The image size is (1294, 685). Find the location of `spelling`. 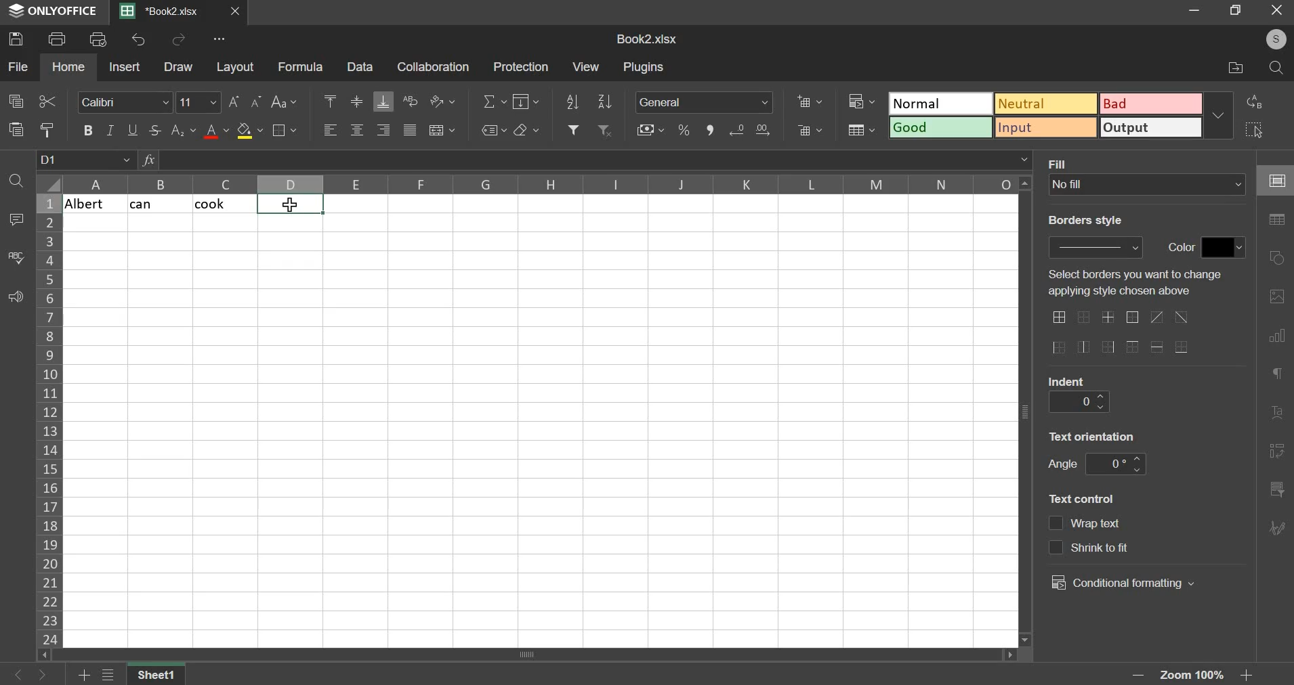

spelling is located at coordinates (16, 257).